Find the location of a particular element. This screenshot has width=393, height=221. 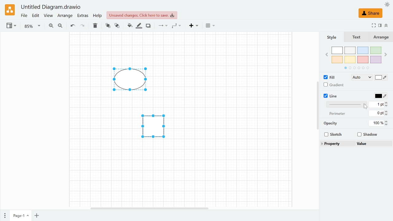

Value is located at coordinates (365, 144).